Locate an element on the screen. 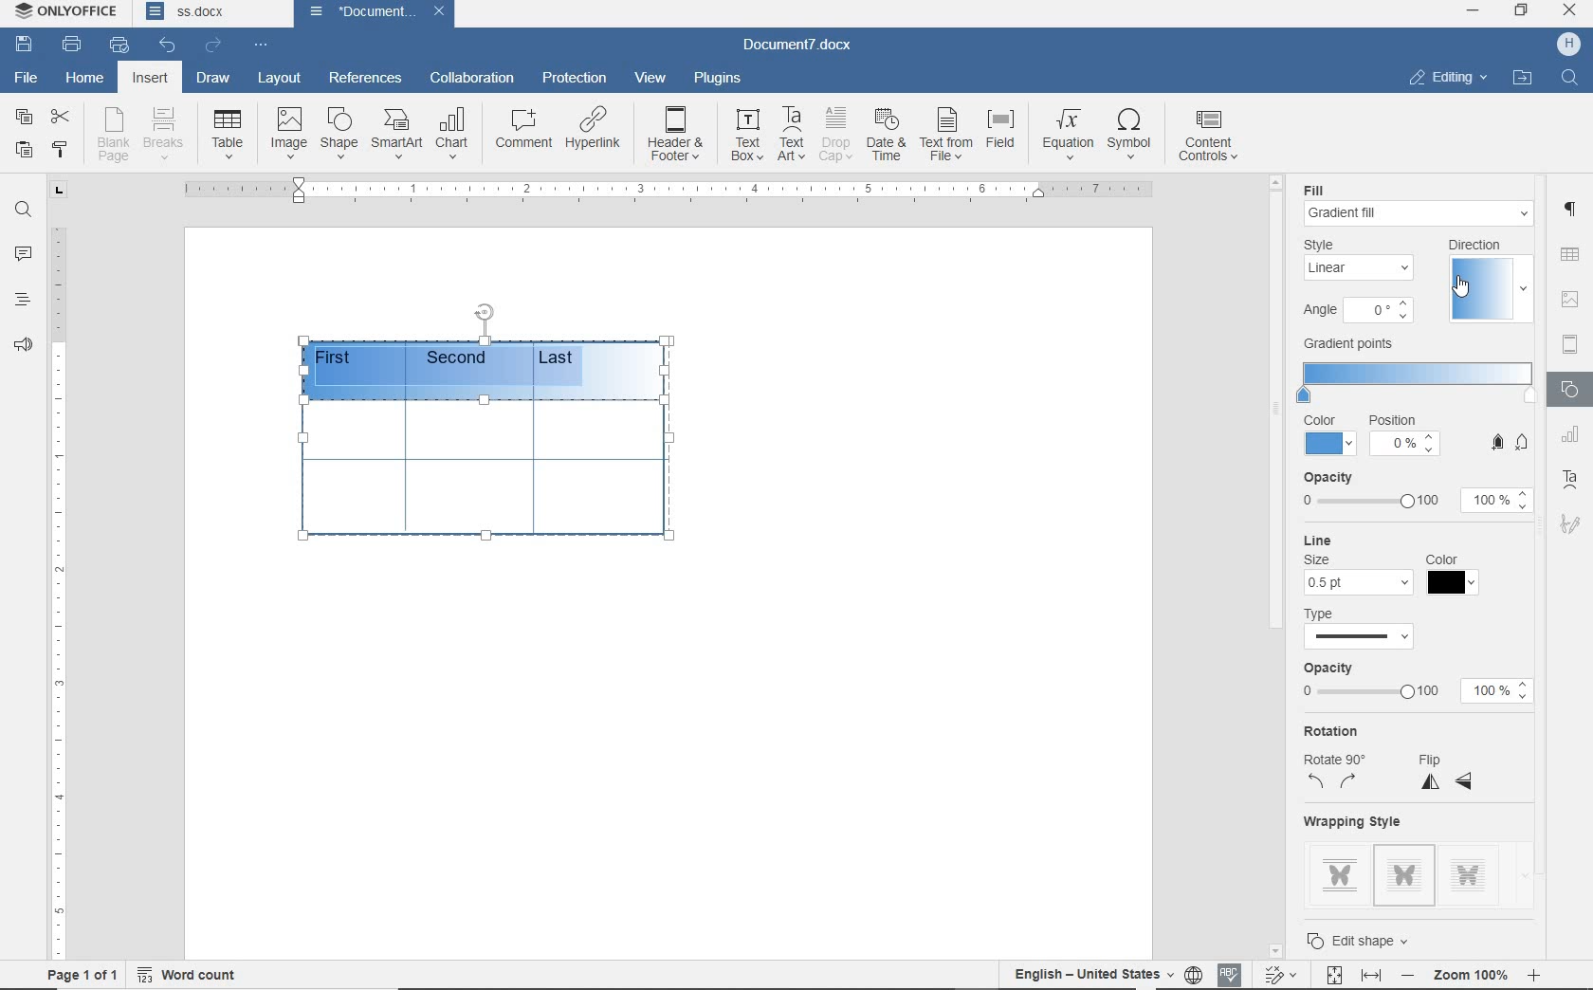  quick print is located at coordinates (119, 46).